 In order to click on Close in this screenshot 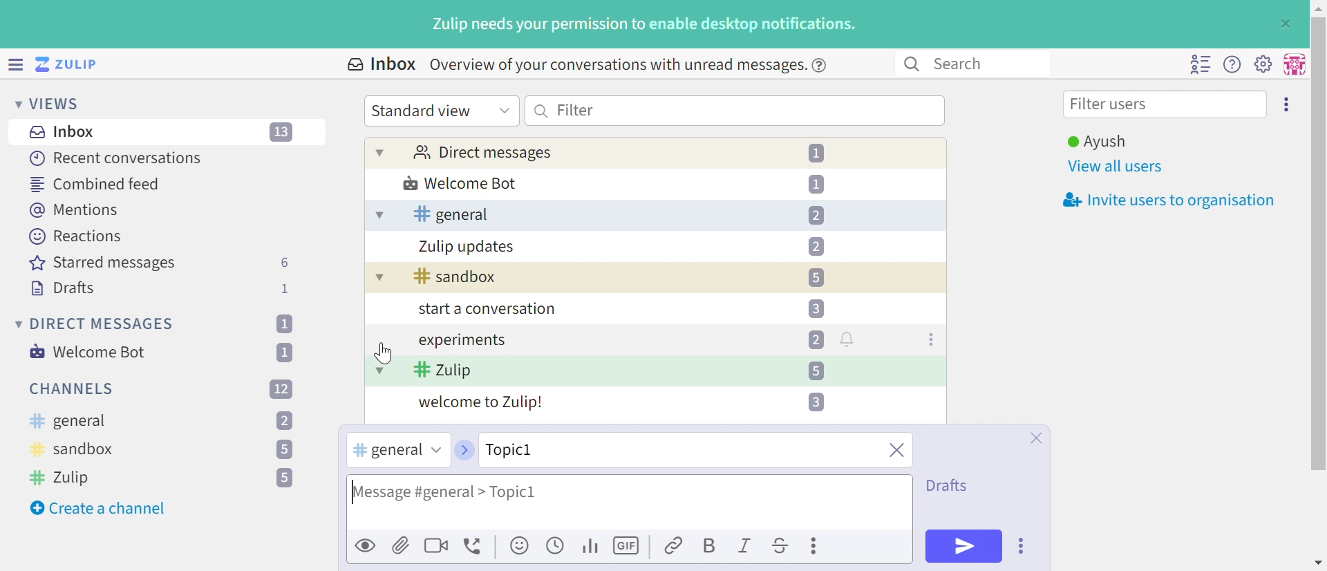, I will do `click(1284, 24)`.